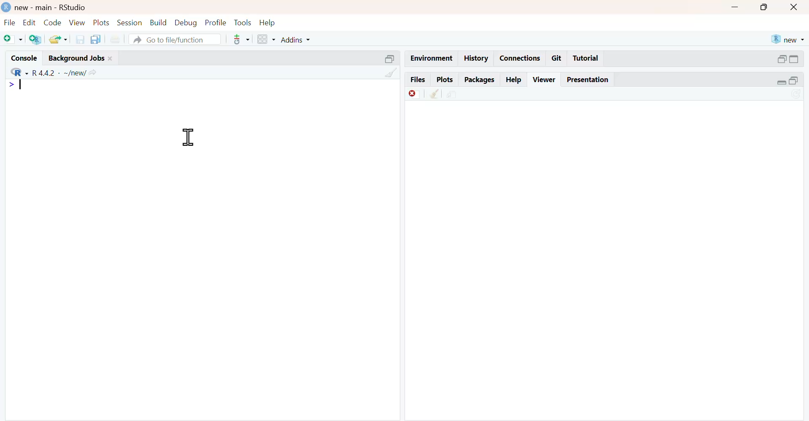 The height and width of the screenshot is (421, 809). What do you see at coordinates (24, 58) in the screenshot?
I see `console` at bounding box center [24, 58].